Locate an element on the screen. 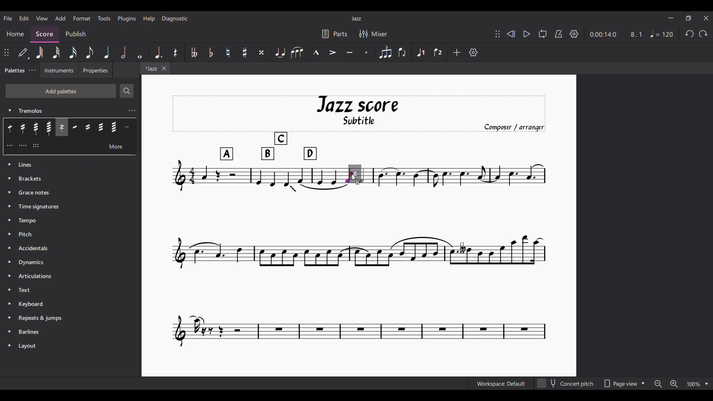 Image resolution: width=713 pixels, height=401 pixels. Page view is located at coordinates (623, 383).